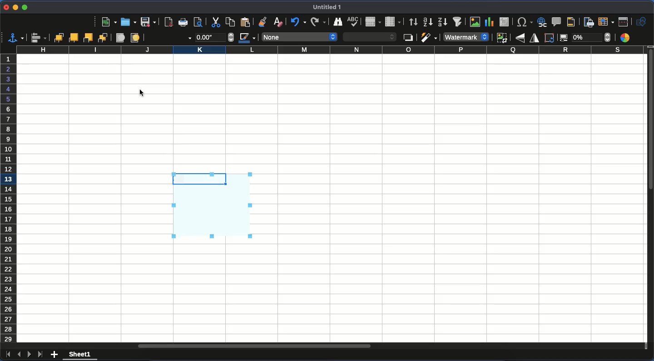 This screenshot has height=361, width=654. Describe the element at coordinates (574, 21) in the screenshot. I see `headers and footers` at that location.